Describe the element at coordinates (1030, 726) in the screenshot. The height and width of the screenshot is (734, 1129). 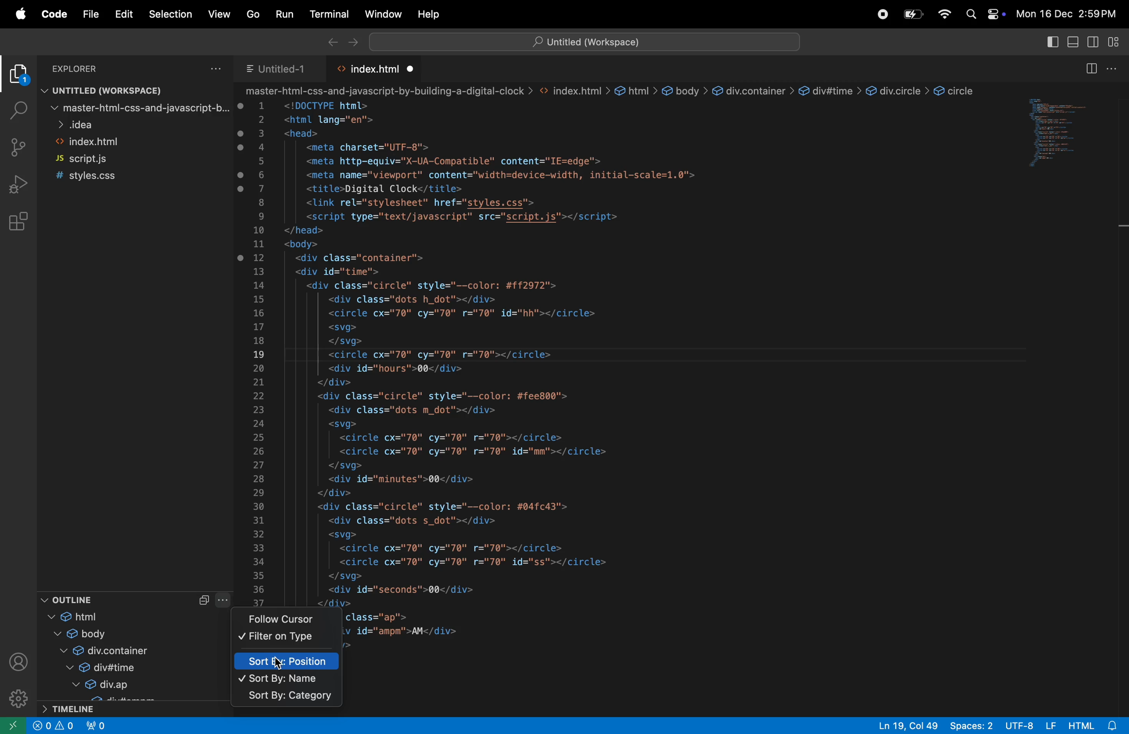
I see `urf 8` at that location.